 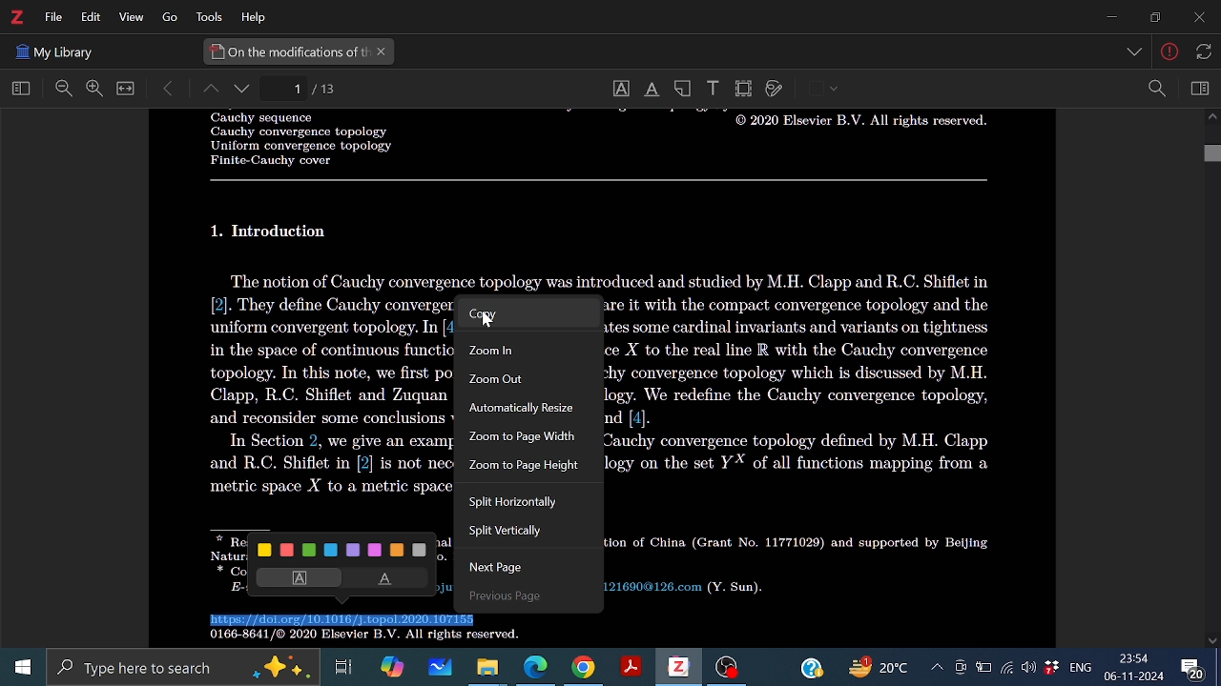 I want to click on Speaker/Headphone, so click(x=1029, y=667).